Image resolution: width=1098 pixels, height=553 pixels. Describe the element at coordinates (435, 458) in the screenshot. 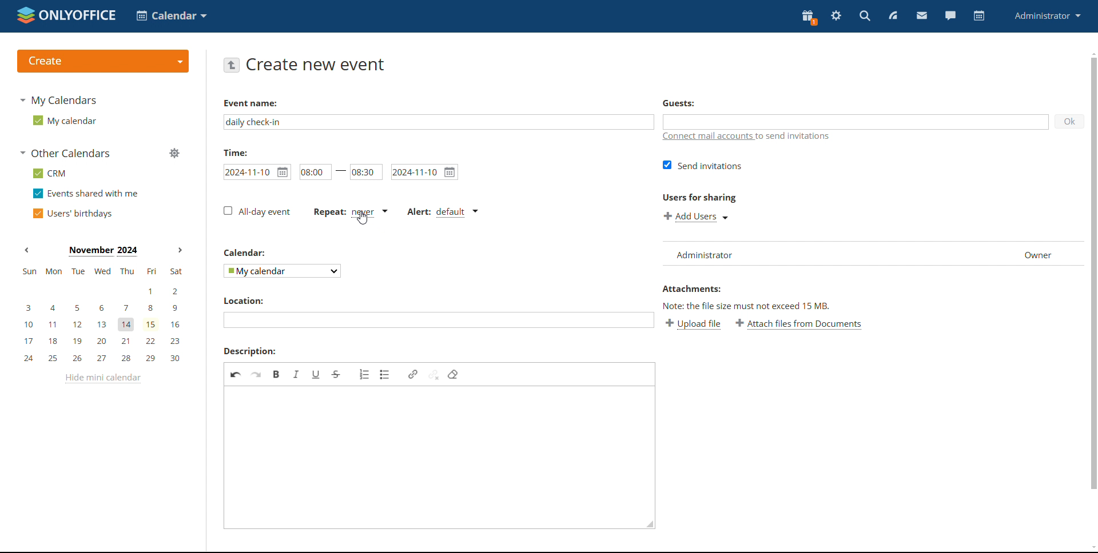

I see `add description` at that location.